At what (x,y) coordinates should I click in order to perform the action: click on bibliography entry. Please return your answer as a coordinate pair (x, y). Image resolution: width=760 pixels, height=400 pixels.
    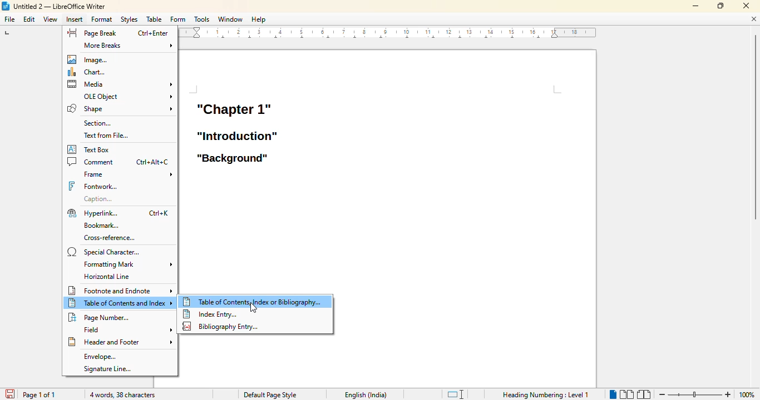
    Looking at the image, I should click on (221, 327).